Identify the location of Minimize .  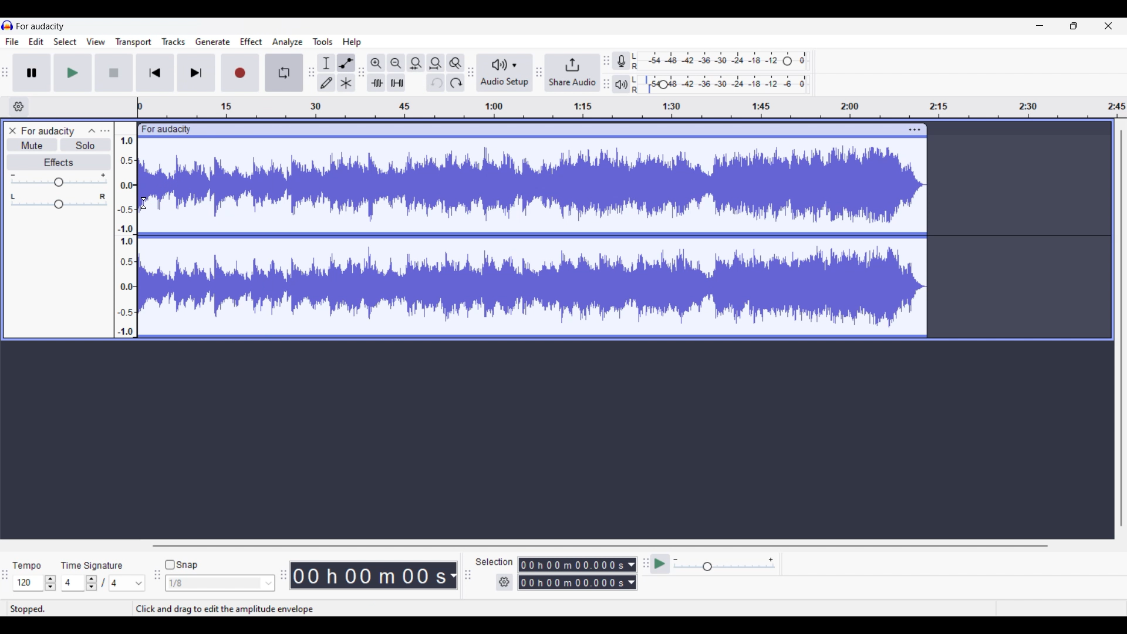
(1040, 26).